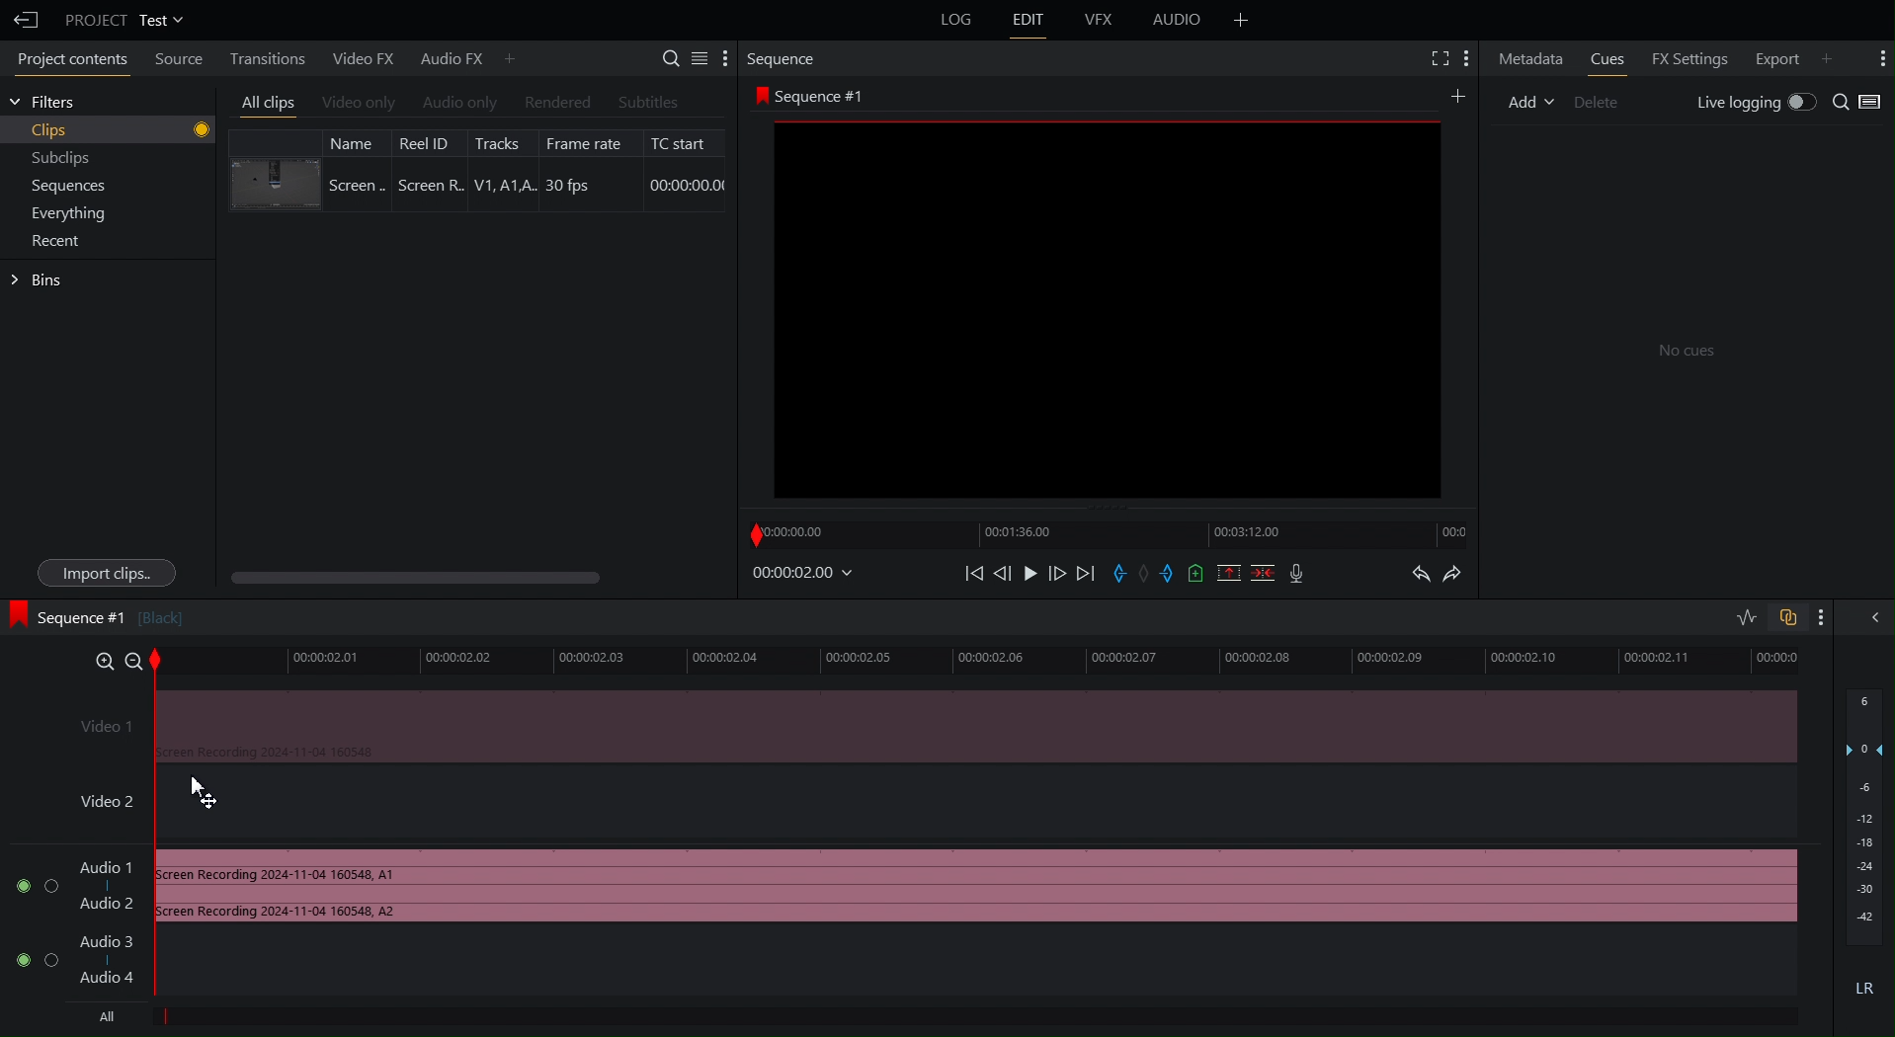  Describe the element at coordinates (1239, 21) in the screenshot. I see `Add` at that location.